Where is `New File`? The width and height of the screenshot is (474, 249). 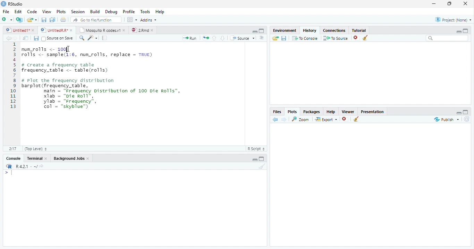
New File is located at coordinates (7, 19).